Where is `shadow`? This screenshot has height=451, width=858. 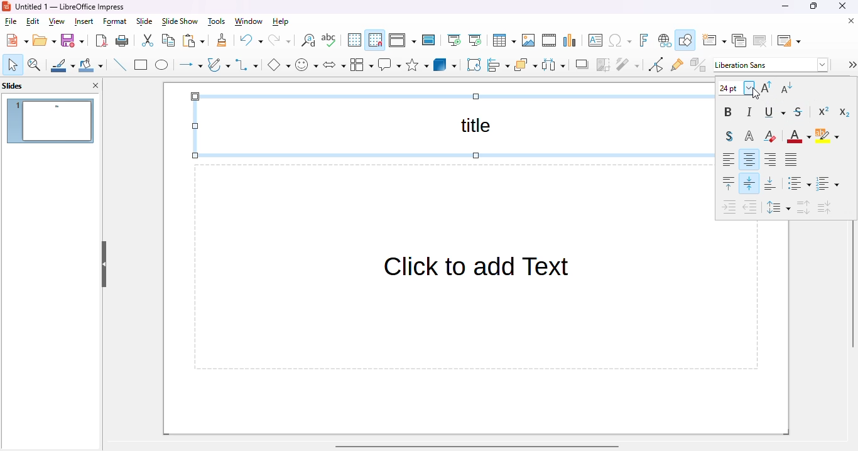 shadow is located at coordinates (581, 65).